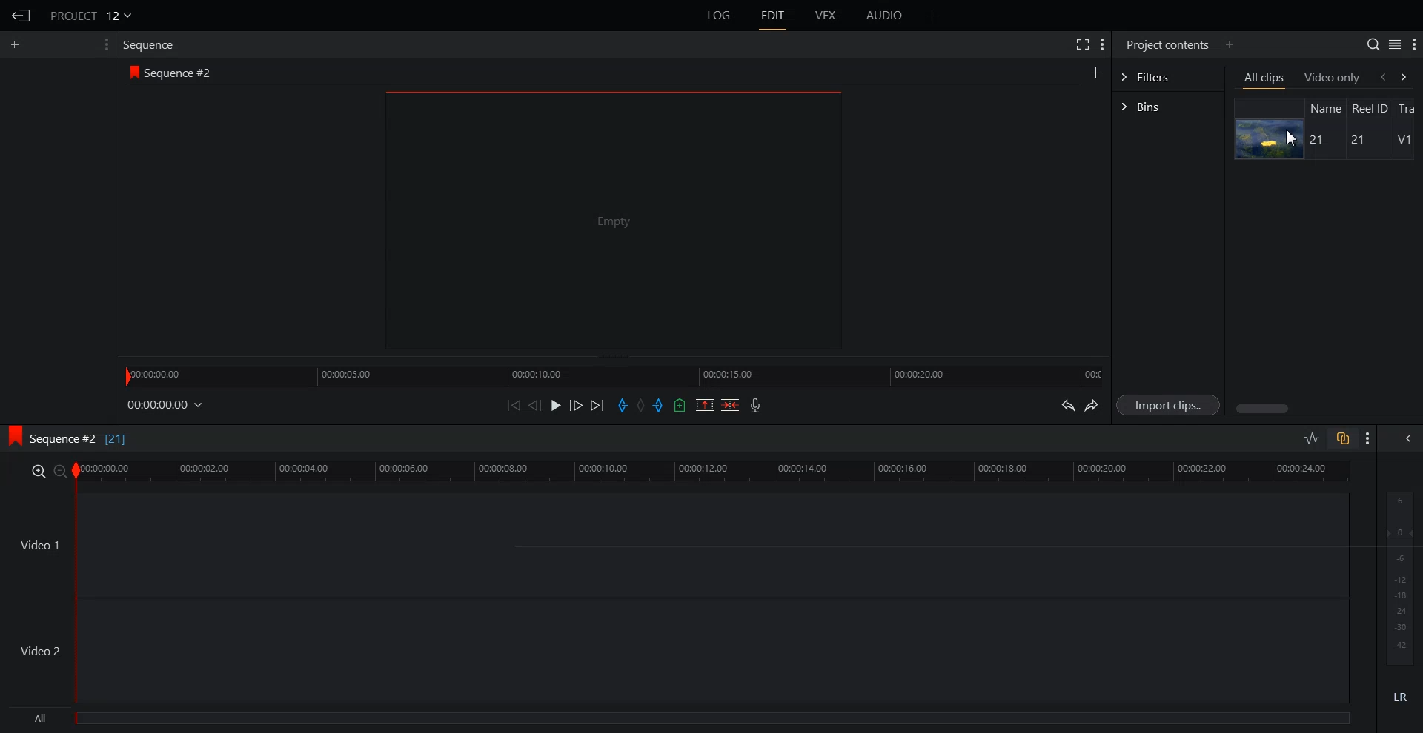 The image size is (1423, 733). What do you see at coordinates (1368, 439) in the screenshot?
I see `Show Setting Menu` at bounding box center [1368, 439].